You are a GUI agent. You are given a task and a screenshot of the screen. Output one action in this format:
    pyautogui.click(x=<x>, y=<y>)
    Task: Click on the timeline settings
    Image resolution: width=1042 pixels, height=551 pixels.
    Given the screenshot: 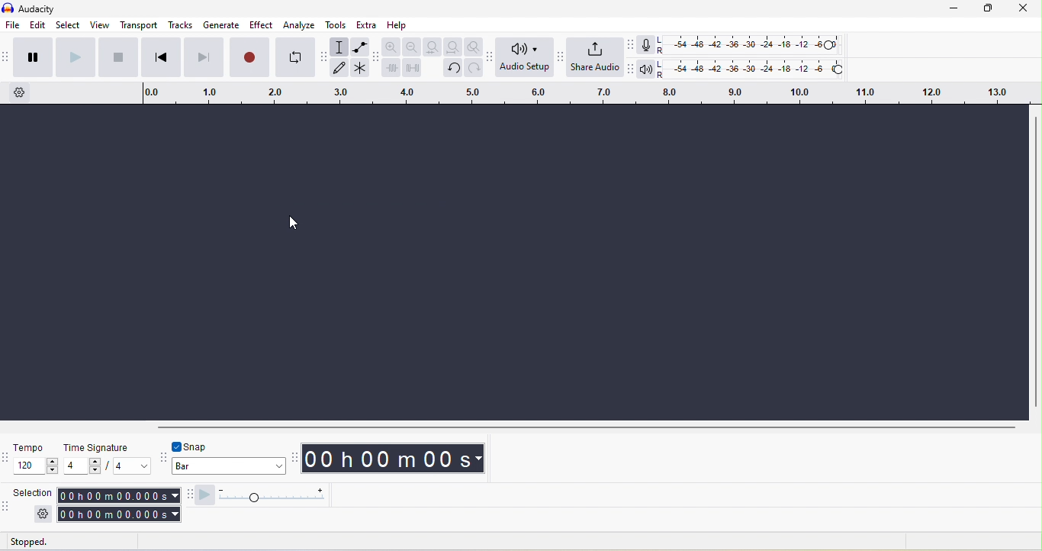 What is the action you would take?
    pyautogui.click(x=20, y=92)
    